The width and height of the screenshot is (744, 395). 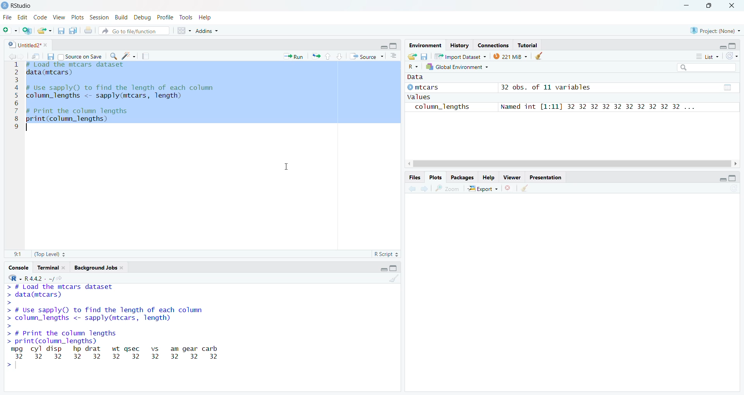 What do you see at coordinates (27, 45) in the screenshot?
I see `Untitled2*` at bounding box center [27, 45].